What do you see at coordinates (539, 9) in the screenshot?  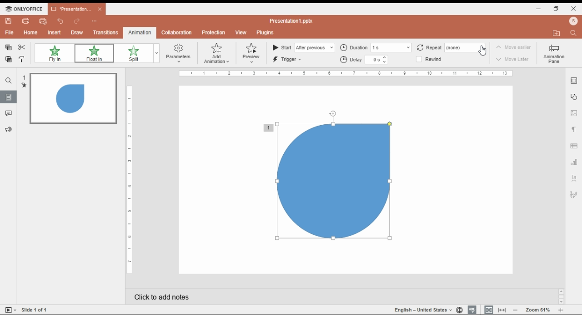 I see `minimize` at bounding box center [539, 9].